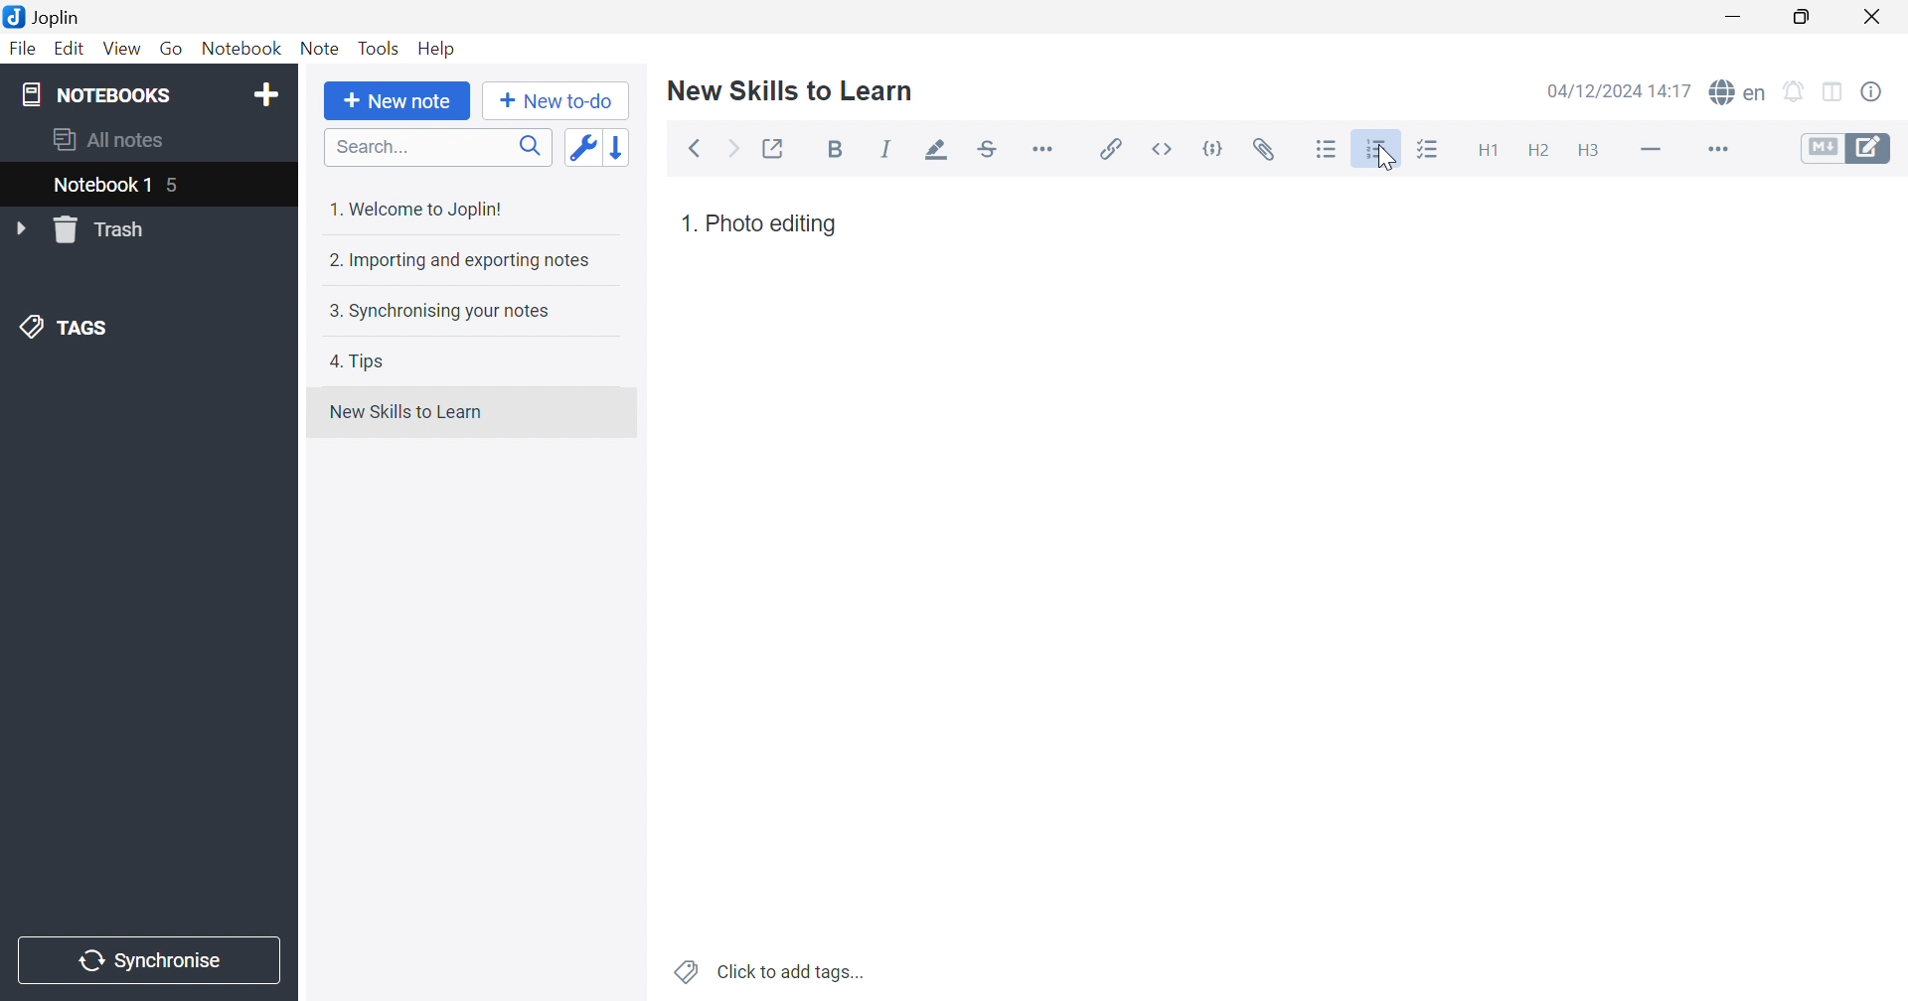 The image size is (1908, 1001). Describe the element at coordinates (176, 188) in the screenshot. I see `5` at that location.